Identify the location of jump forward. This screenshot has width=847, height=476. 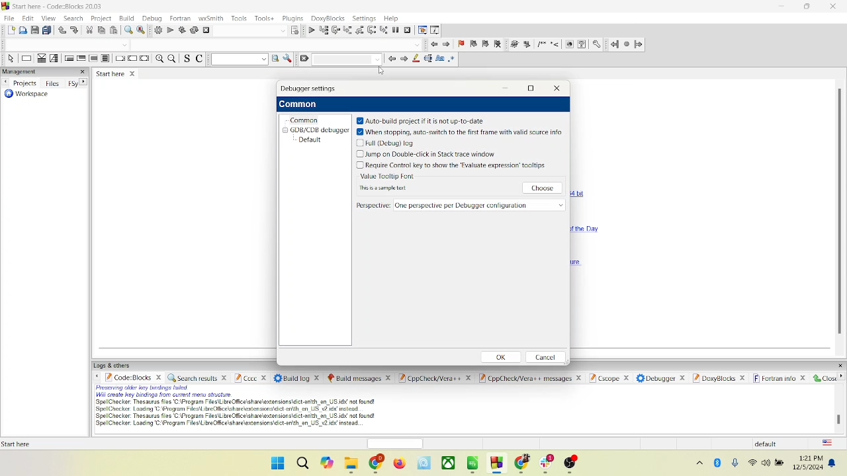
(640, 44).